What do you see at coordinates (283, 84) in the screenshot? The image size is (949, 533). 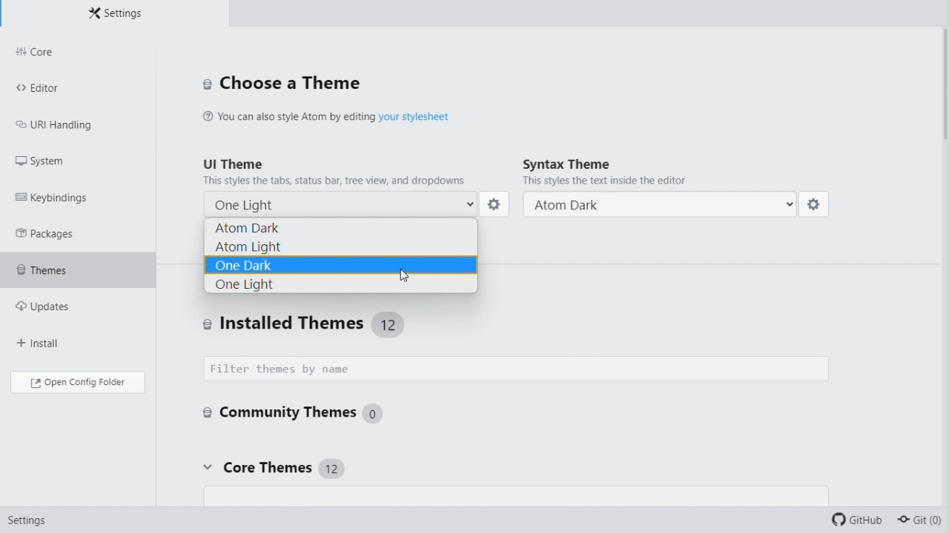 I see `Choose a theme` at bounding box center [283, 84].